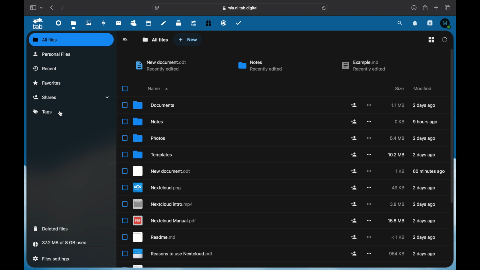 The image size is (480, 270). What do you see at coordinates (240, 8) in the screenshot?
I see `web address` at bounding box center [240, 8].